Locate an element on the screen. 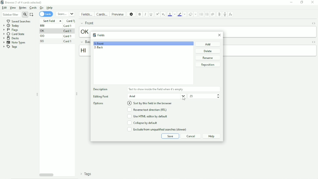  SS is located at coordinates (43, 41).